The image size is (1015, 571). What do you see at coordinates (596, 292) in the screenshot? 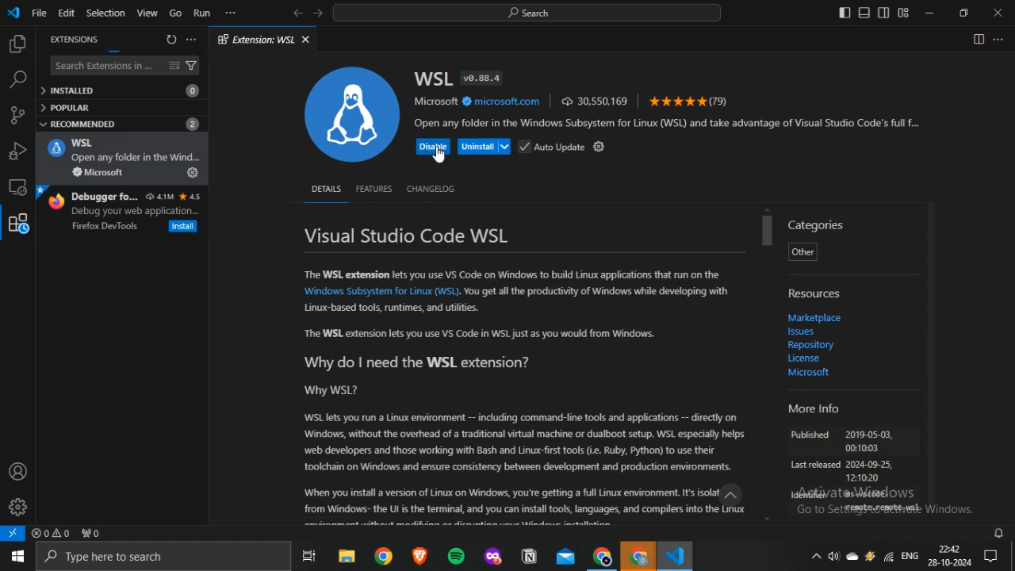
I see `You get all the productivity of Windows while developing with` at bounding box center [596, 292].